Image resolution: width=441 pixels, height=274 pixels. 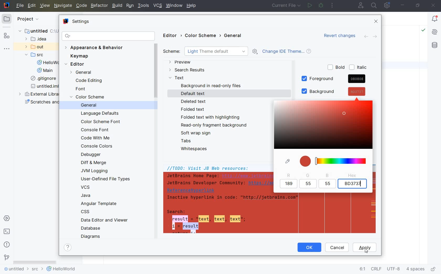 What do you see at coordinates (324, 183) in the screenshot?
I see `COLOR SELECTION` at bounding box center [324, 183].